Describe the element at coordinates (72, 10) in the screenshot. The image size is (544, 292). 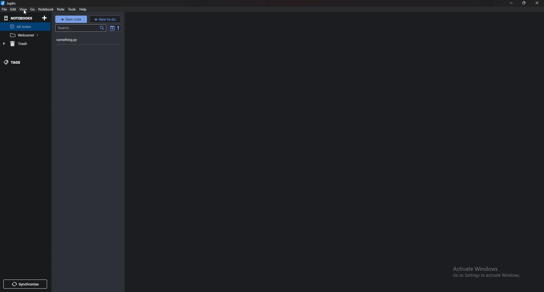
I see `Tools` at that location.